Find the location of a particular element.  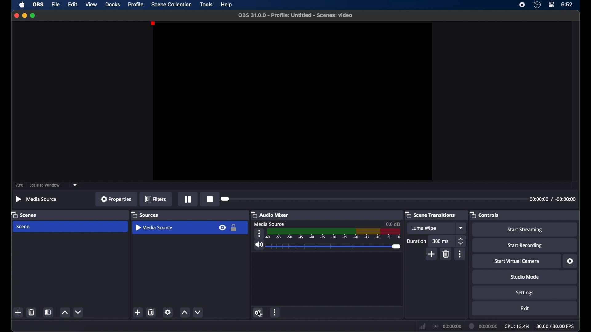

time is located at coordinates (567, 5).